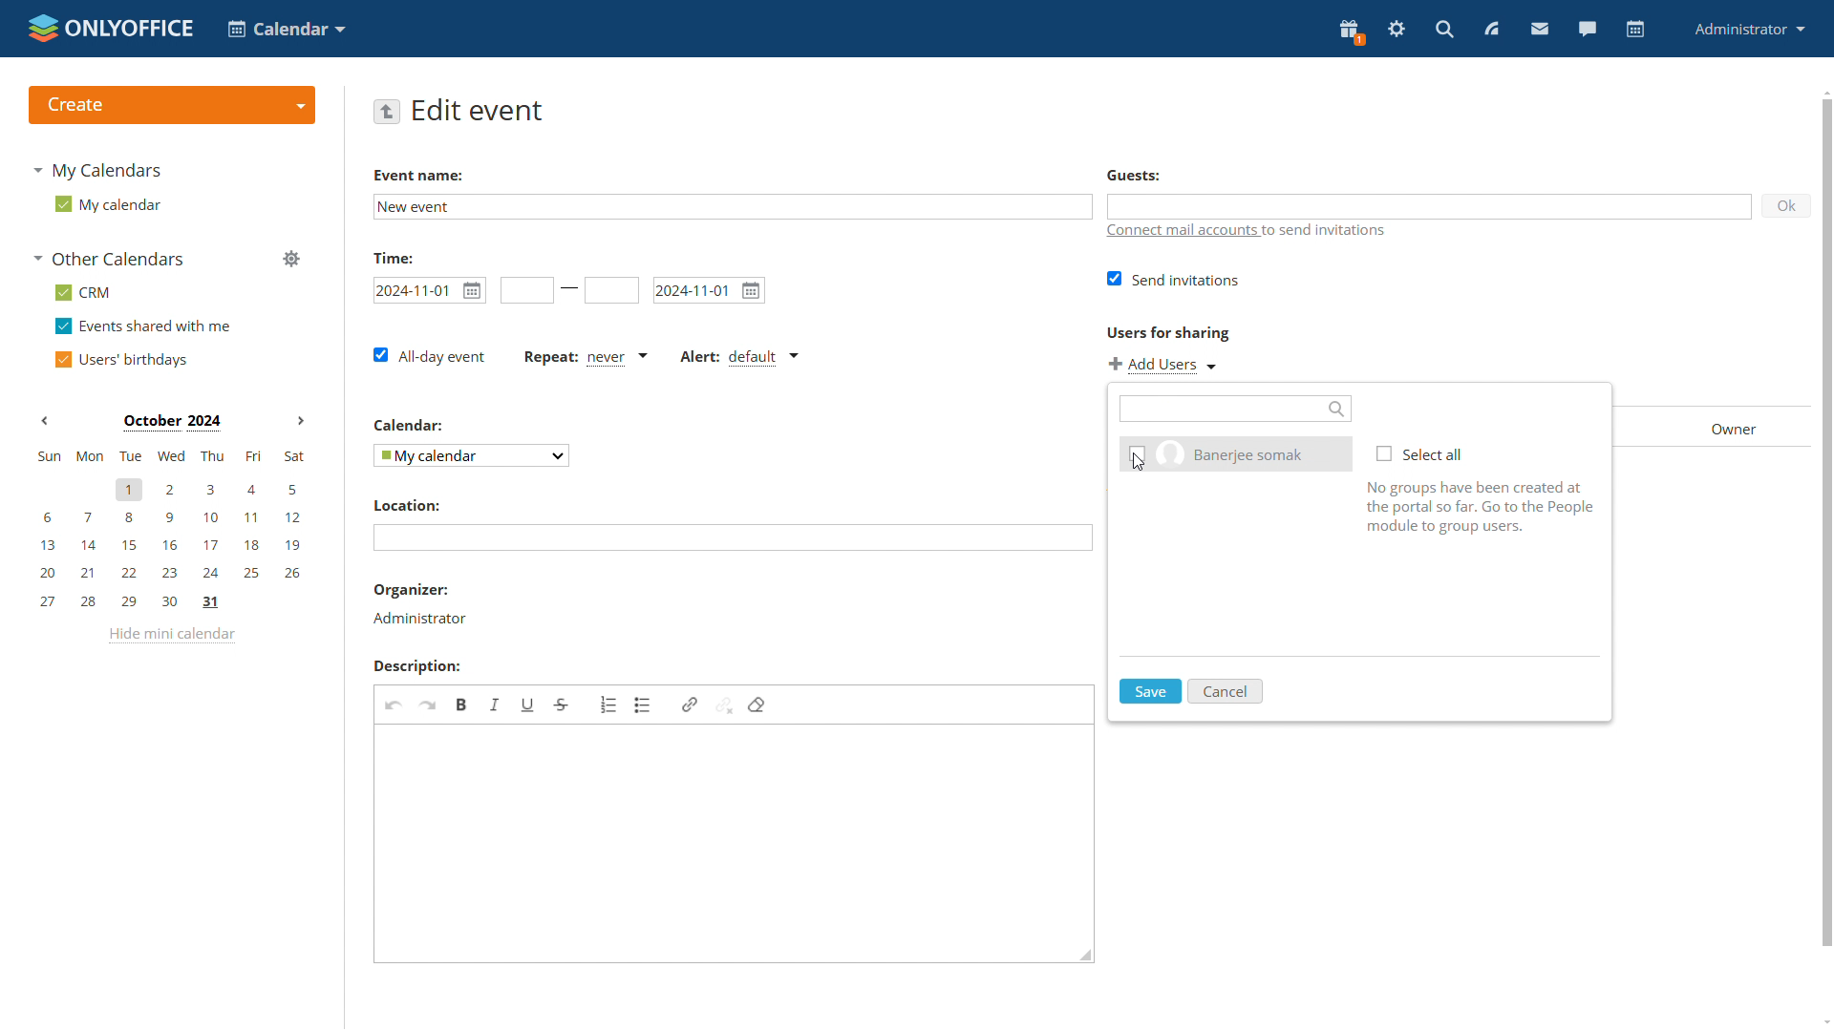 This screenshot has width=1834, height=1031. I want to click on delete format, so click(757, 705).